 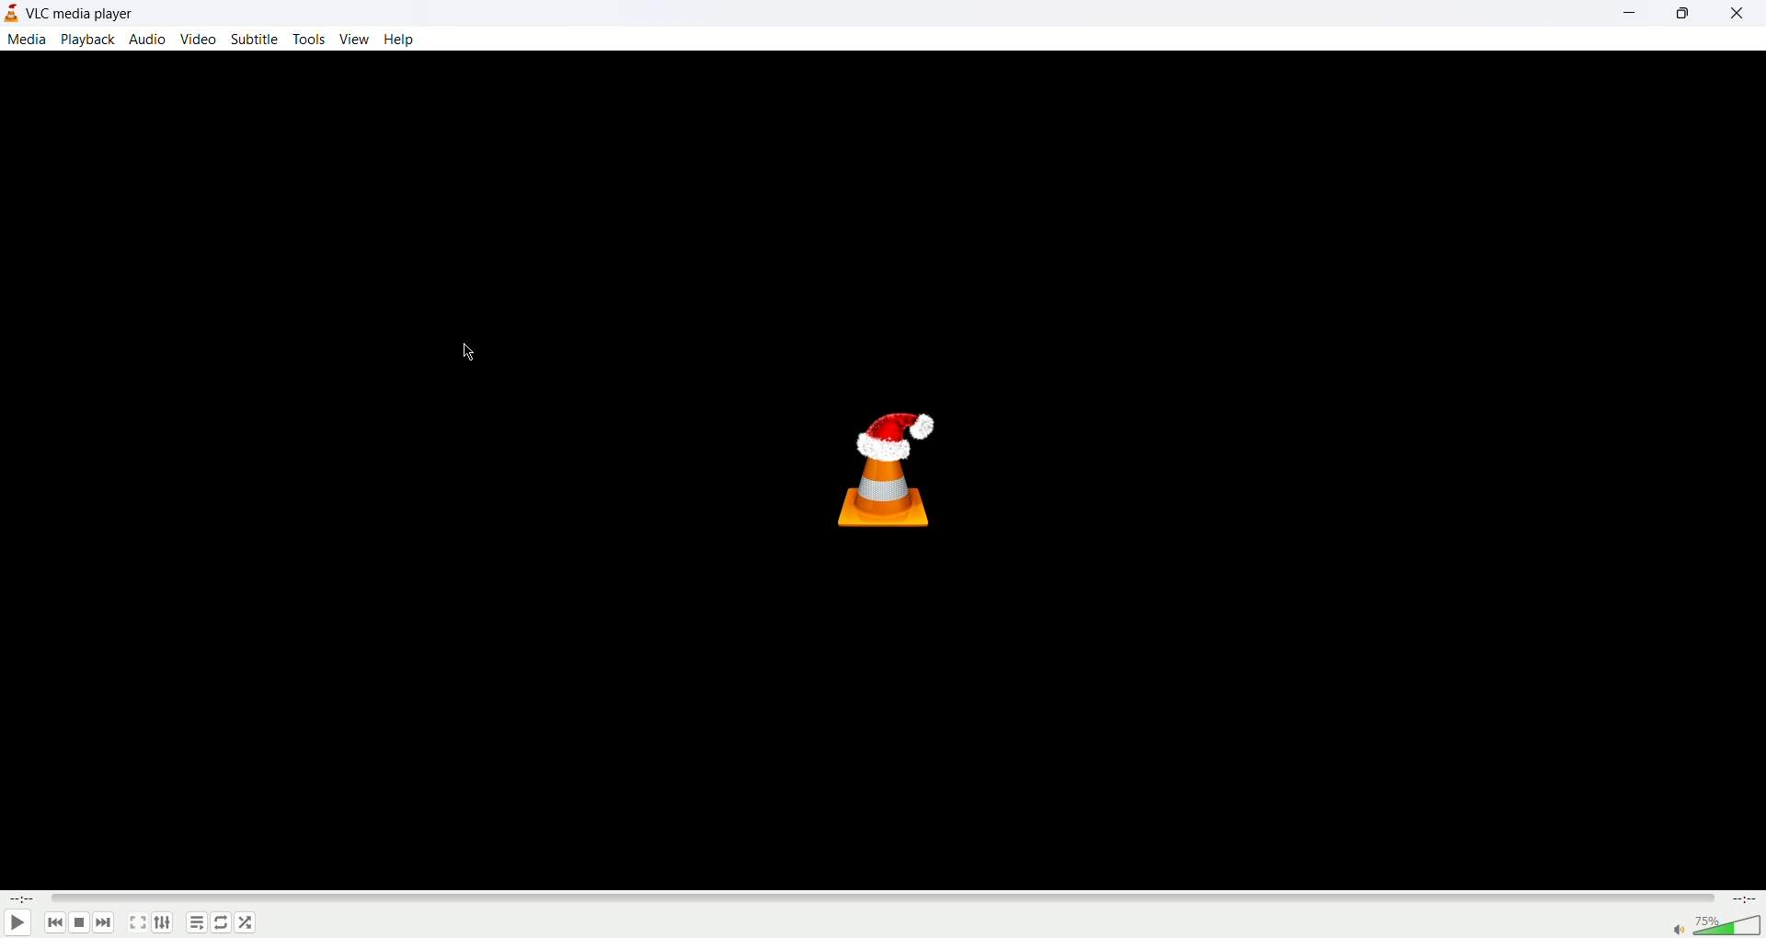 I want to click on toggle fullscreen, so click(x=137, y=924).